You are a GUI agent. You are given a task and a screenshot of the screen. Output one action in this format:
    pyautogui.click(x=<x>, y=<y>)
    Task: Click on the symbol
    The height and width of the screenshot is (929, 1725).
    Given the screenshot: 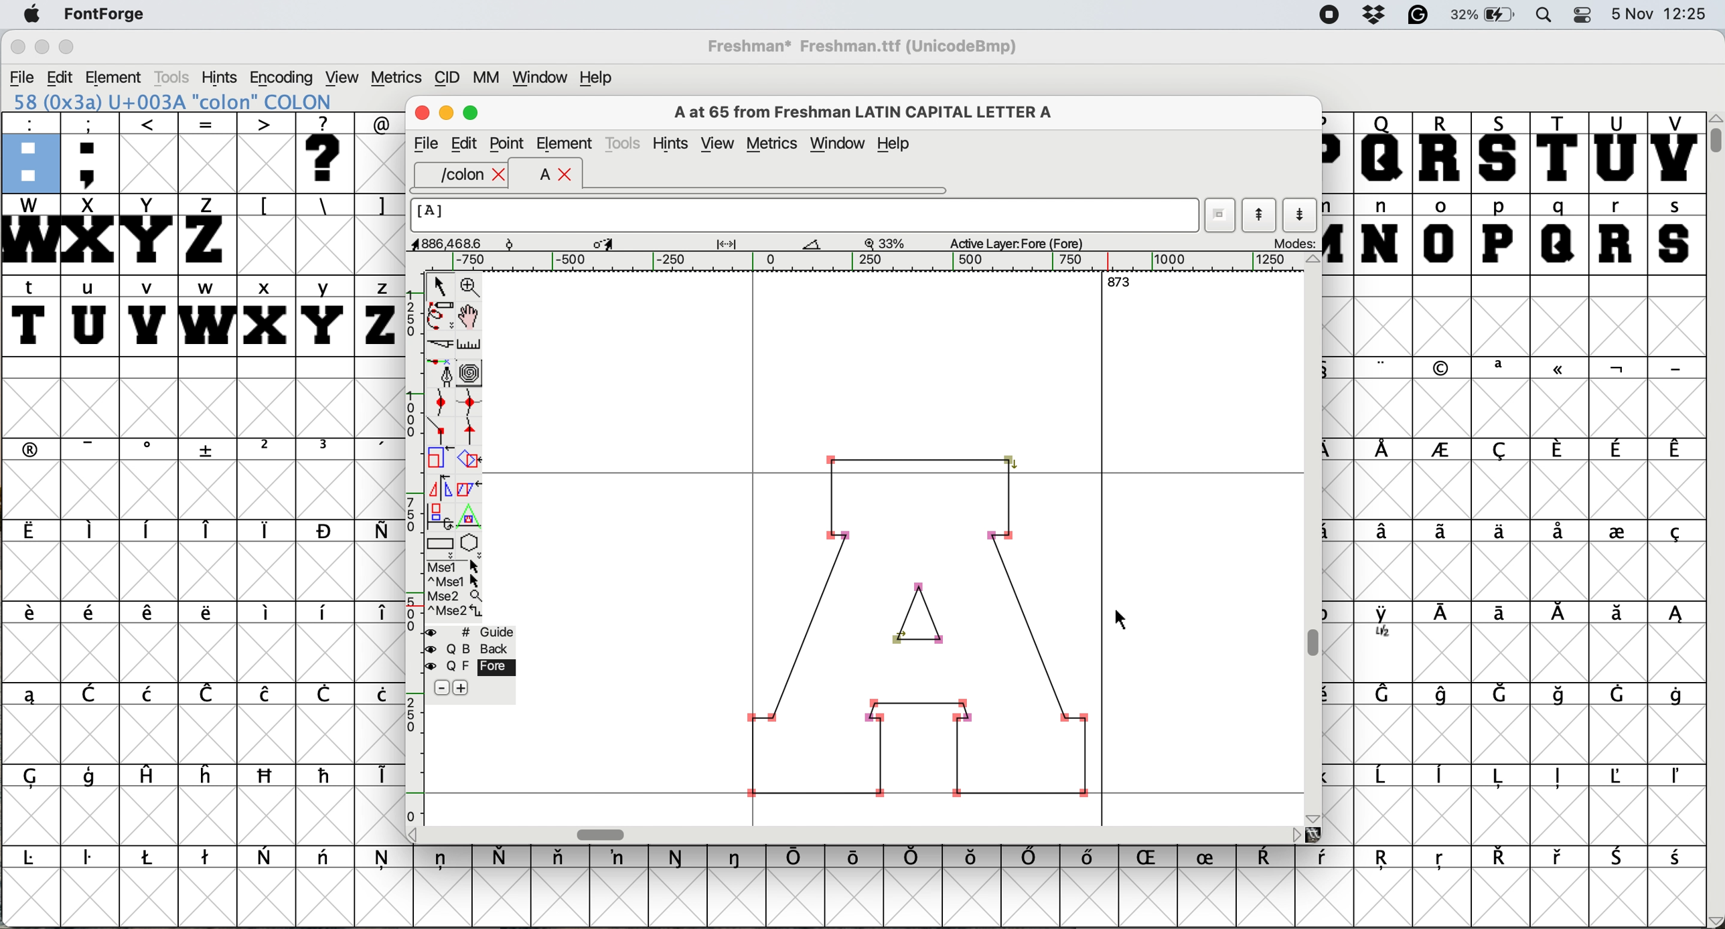 What is the action you would take?
    pyautogui.click(x=149, y=450)
    